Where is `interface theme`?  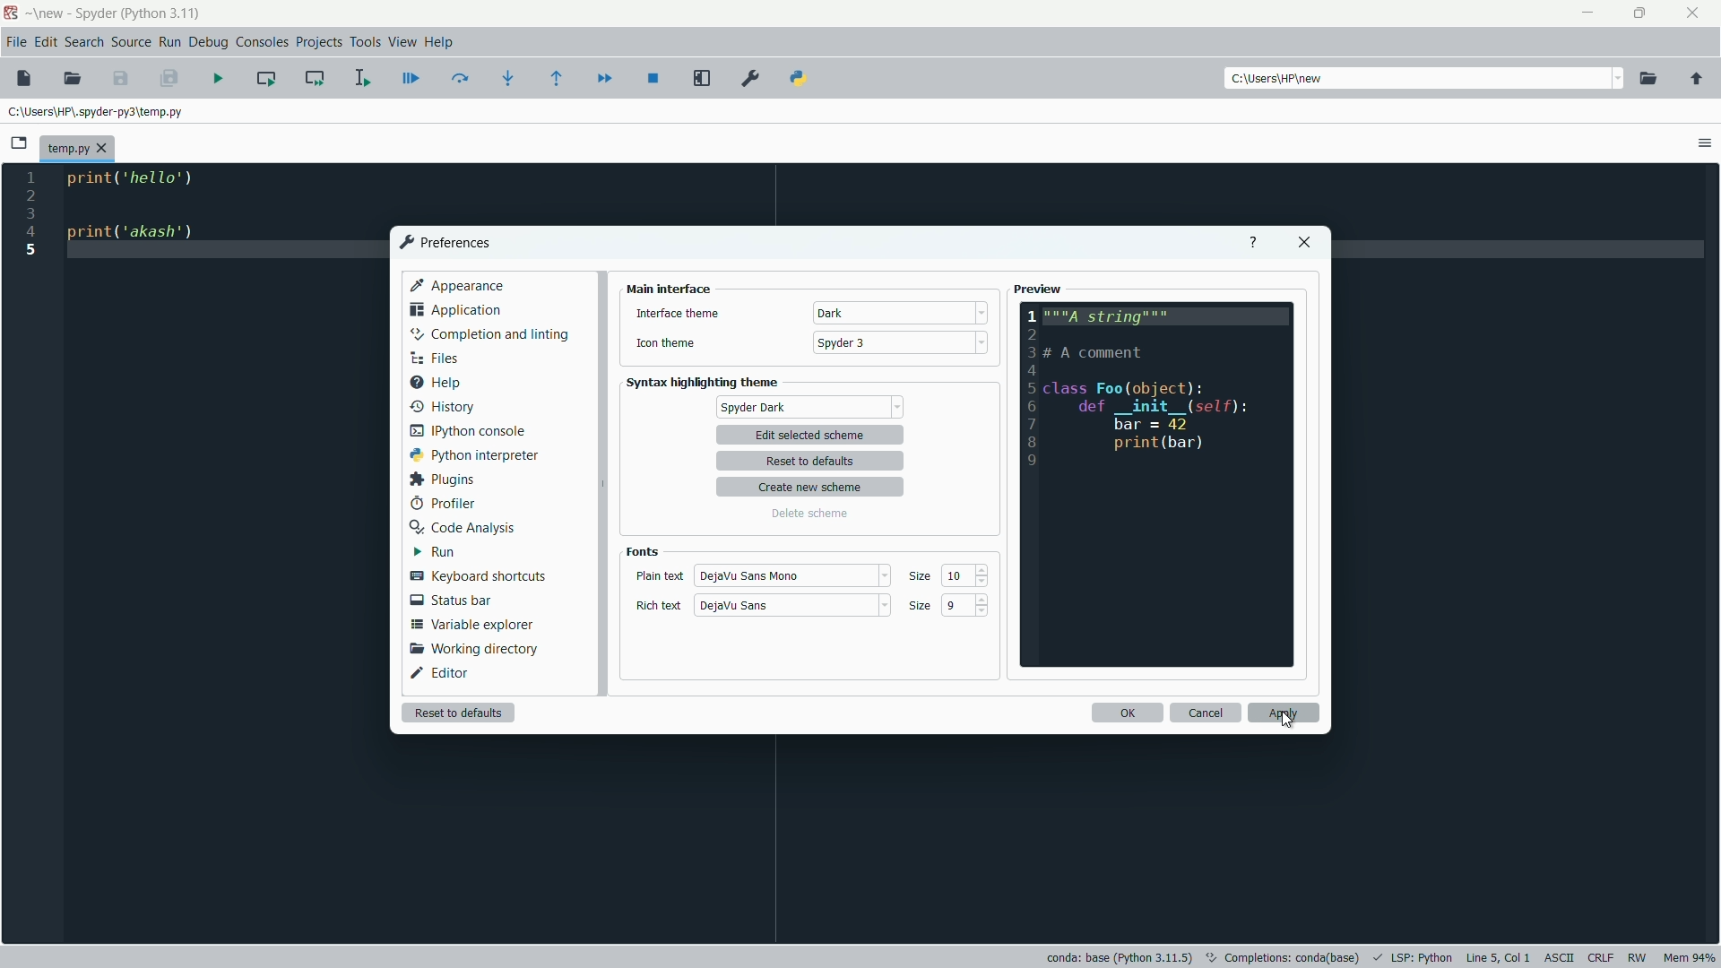
interface theme is located at coordinates (677, 314).